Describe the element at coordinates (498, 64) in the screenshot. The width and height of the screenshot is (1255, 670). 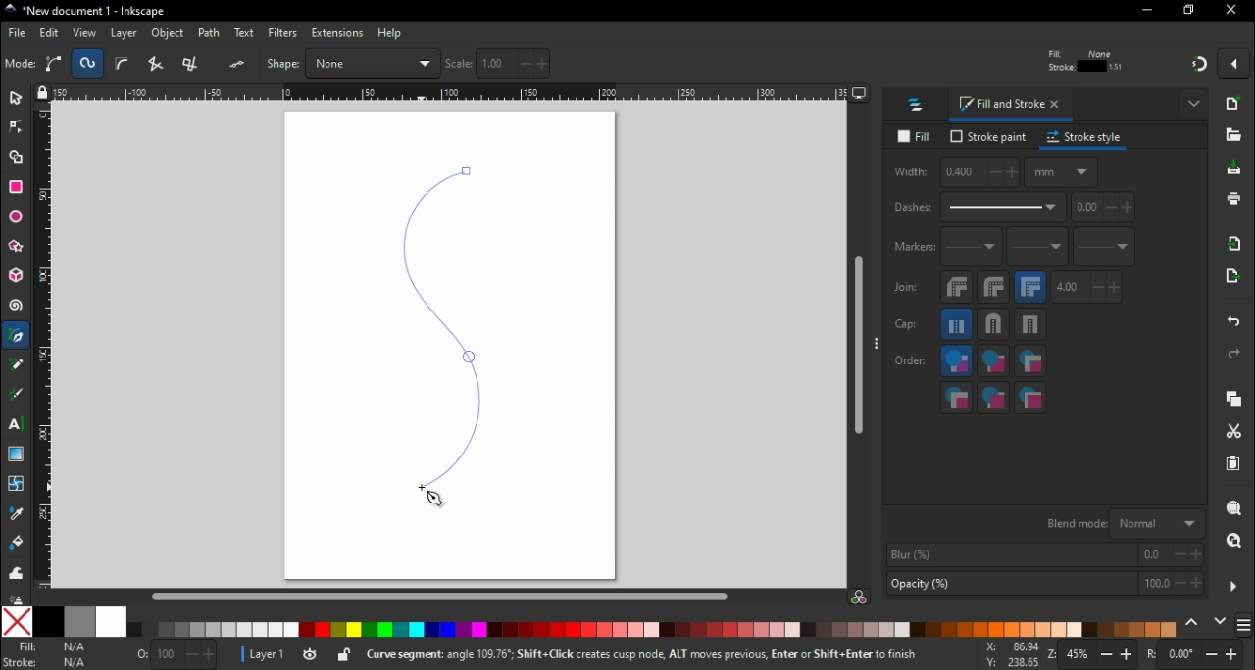
I see `scale` at that location.